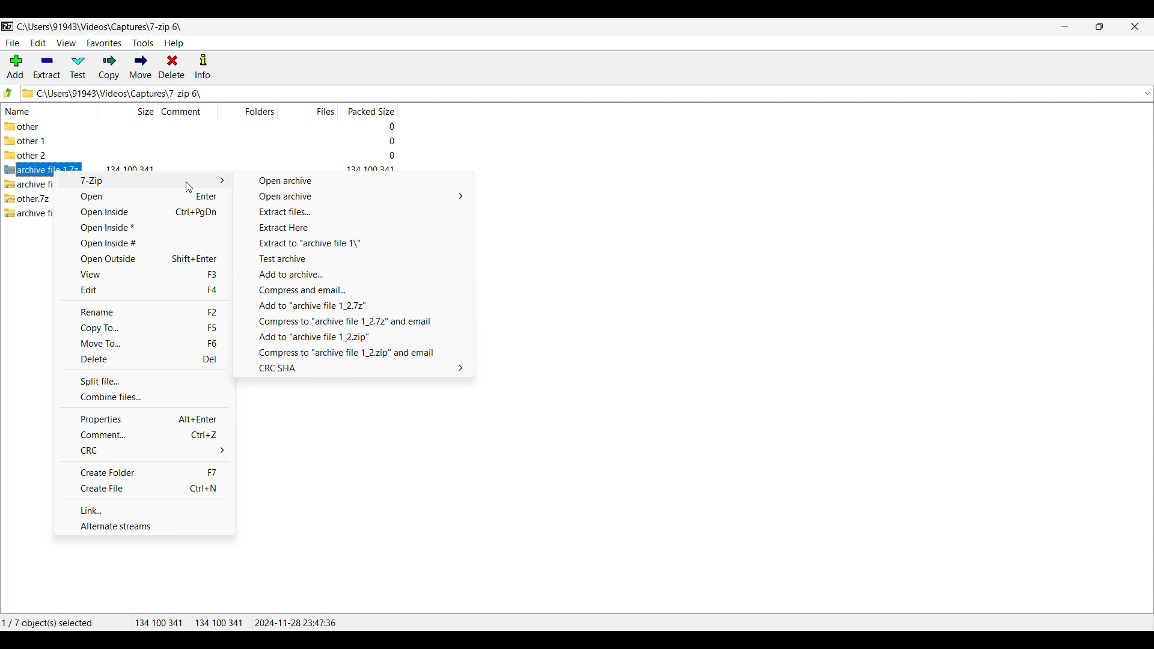 Image resolution: width=1154 pixels, height=649 pixels. What do you see at coordinates (143, 312) in the screenshot?
I see `Rename` at bounding box center [143, 312].